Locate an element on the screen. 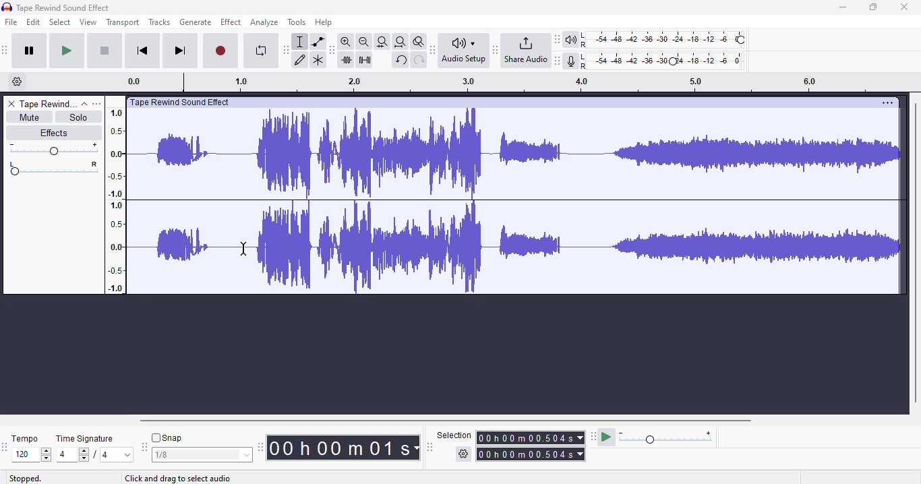 This screenshot has width=921, height=484. tools is located at coordinates (297, 22).